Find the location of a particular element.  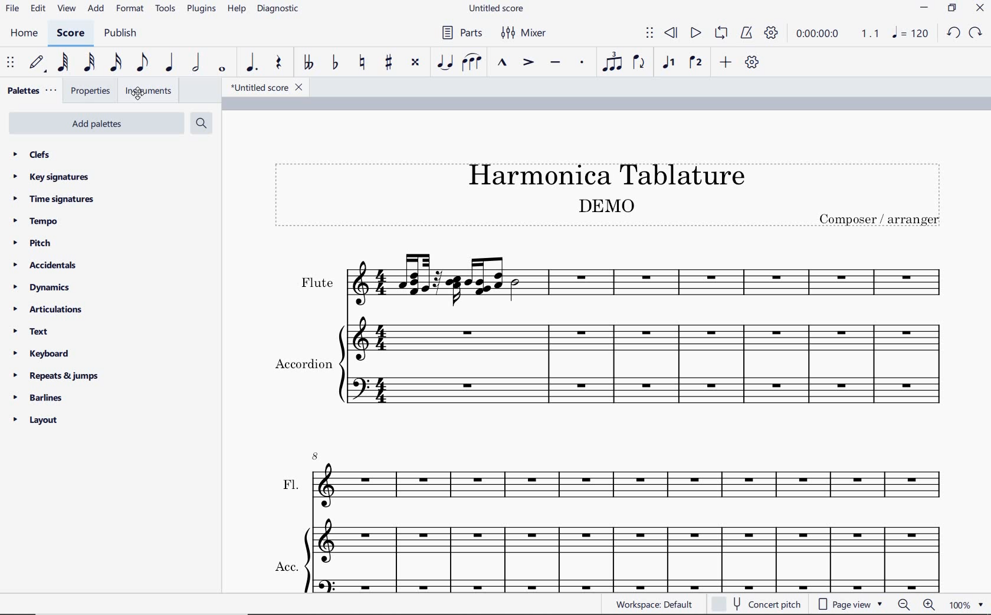

add palettes is located at coordinates (102, 125).